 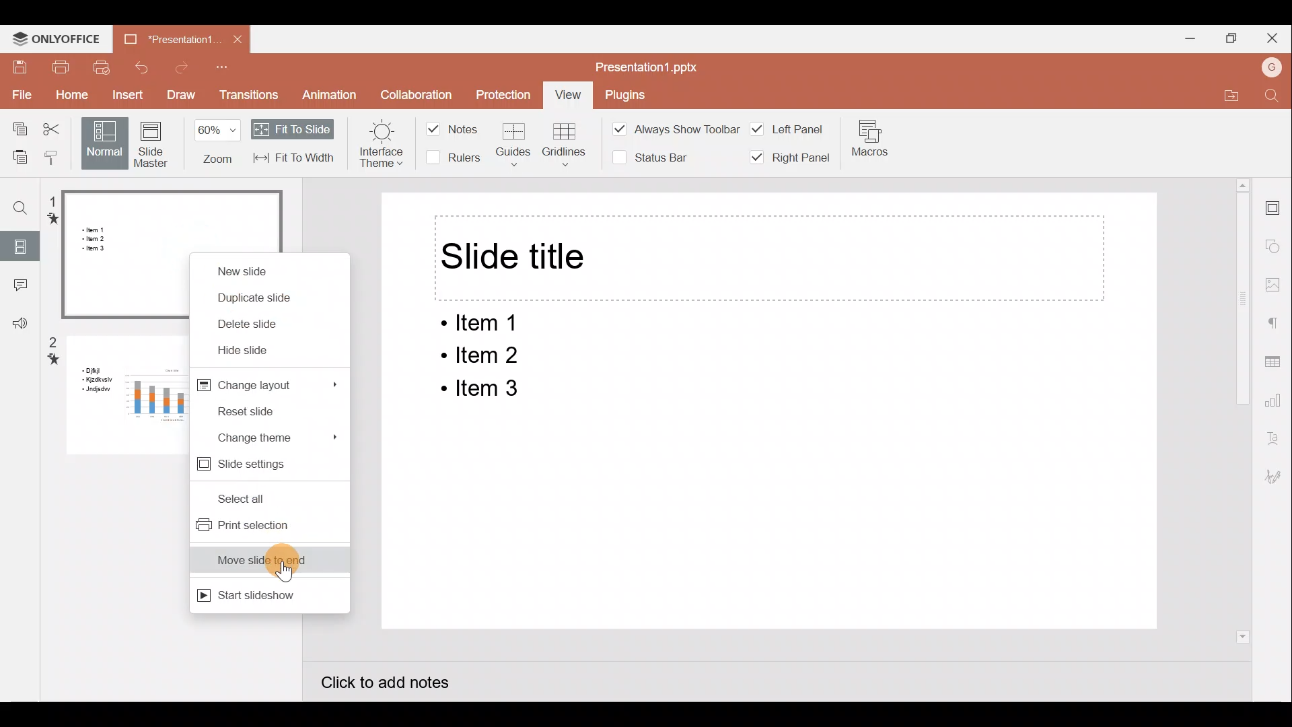 I want to click on Move slide to end, so click(x=270, y=554).